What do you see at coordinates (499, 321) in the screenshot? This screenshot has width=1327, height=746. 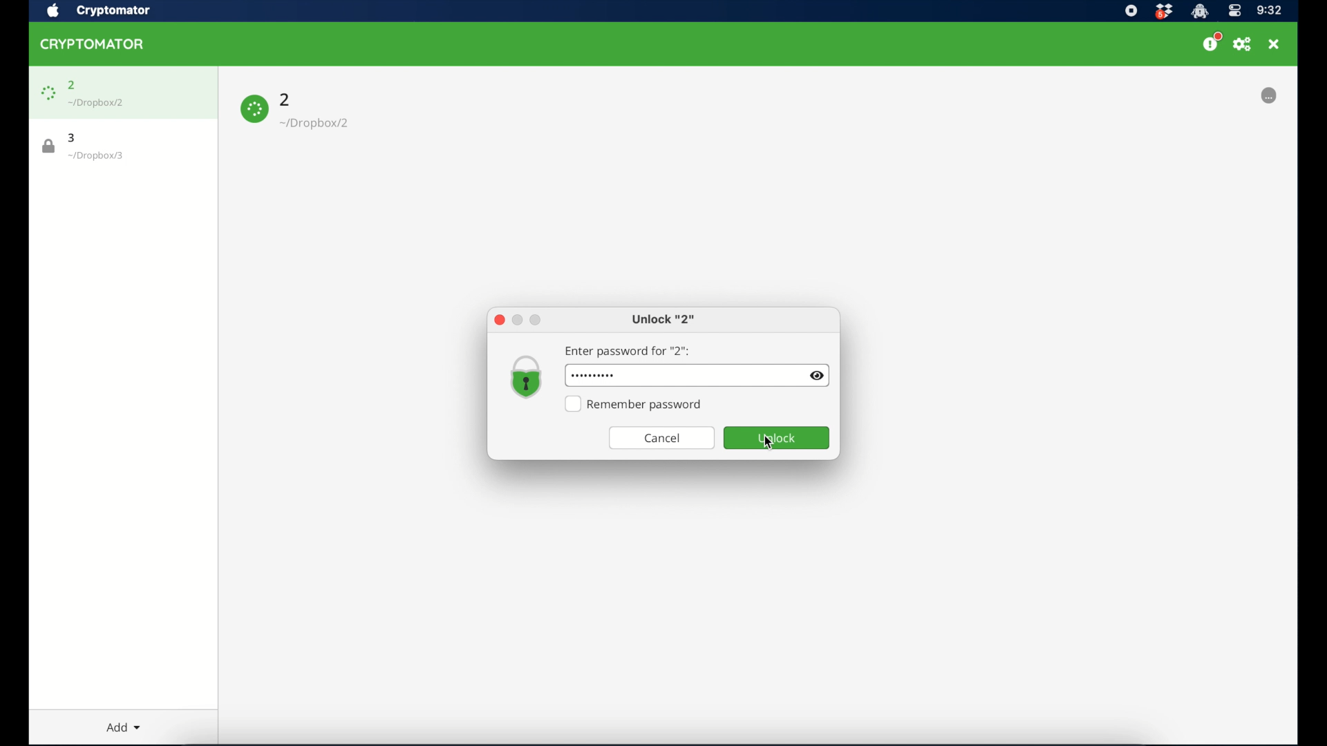 I see `close` at bounding box center [499, 321].